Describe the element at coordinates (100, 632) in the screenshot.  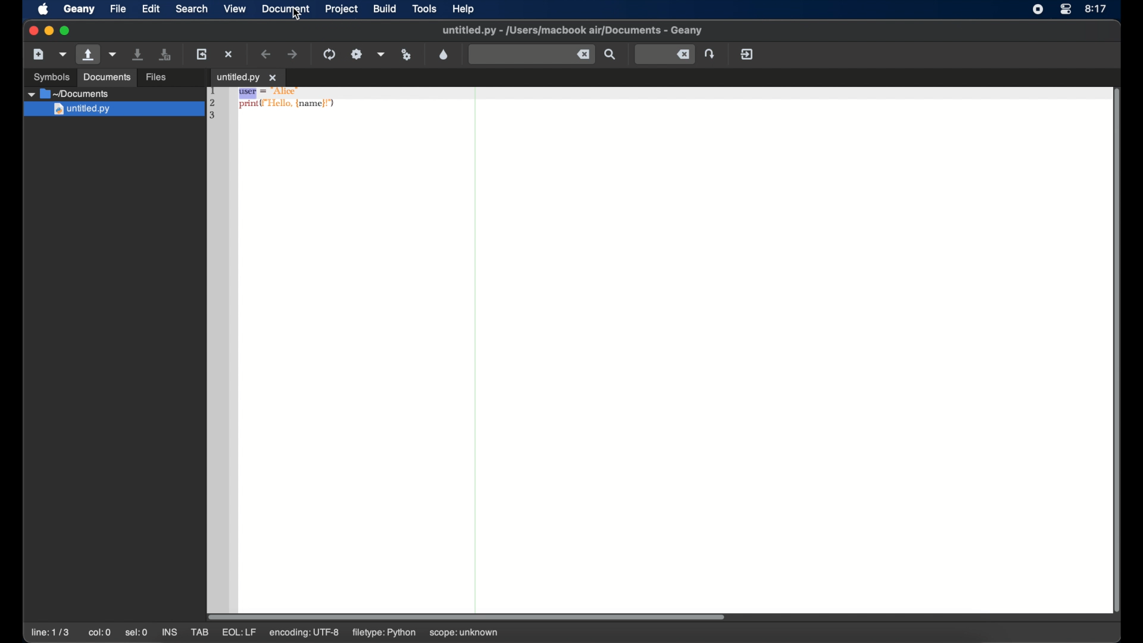
I see `col:0` at that location.